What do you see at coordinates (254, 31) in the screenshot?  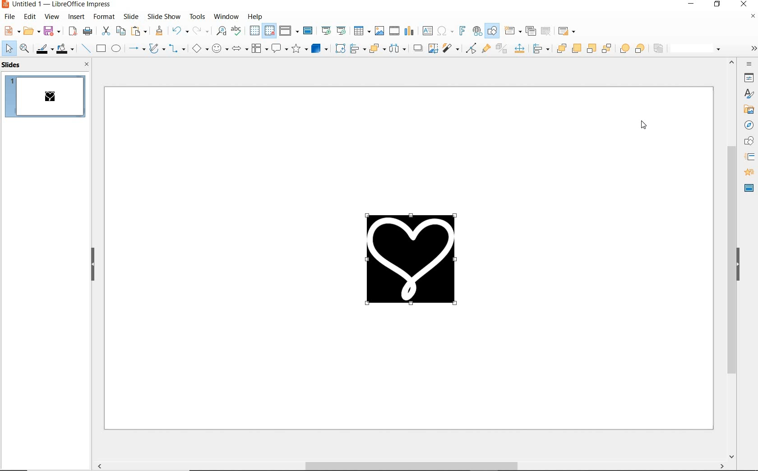 I see `display grid` at bounding box center [254, 31].